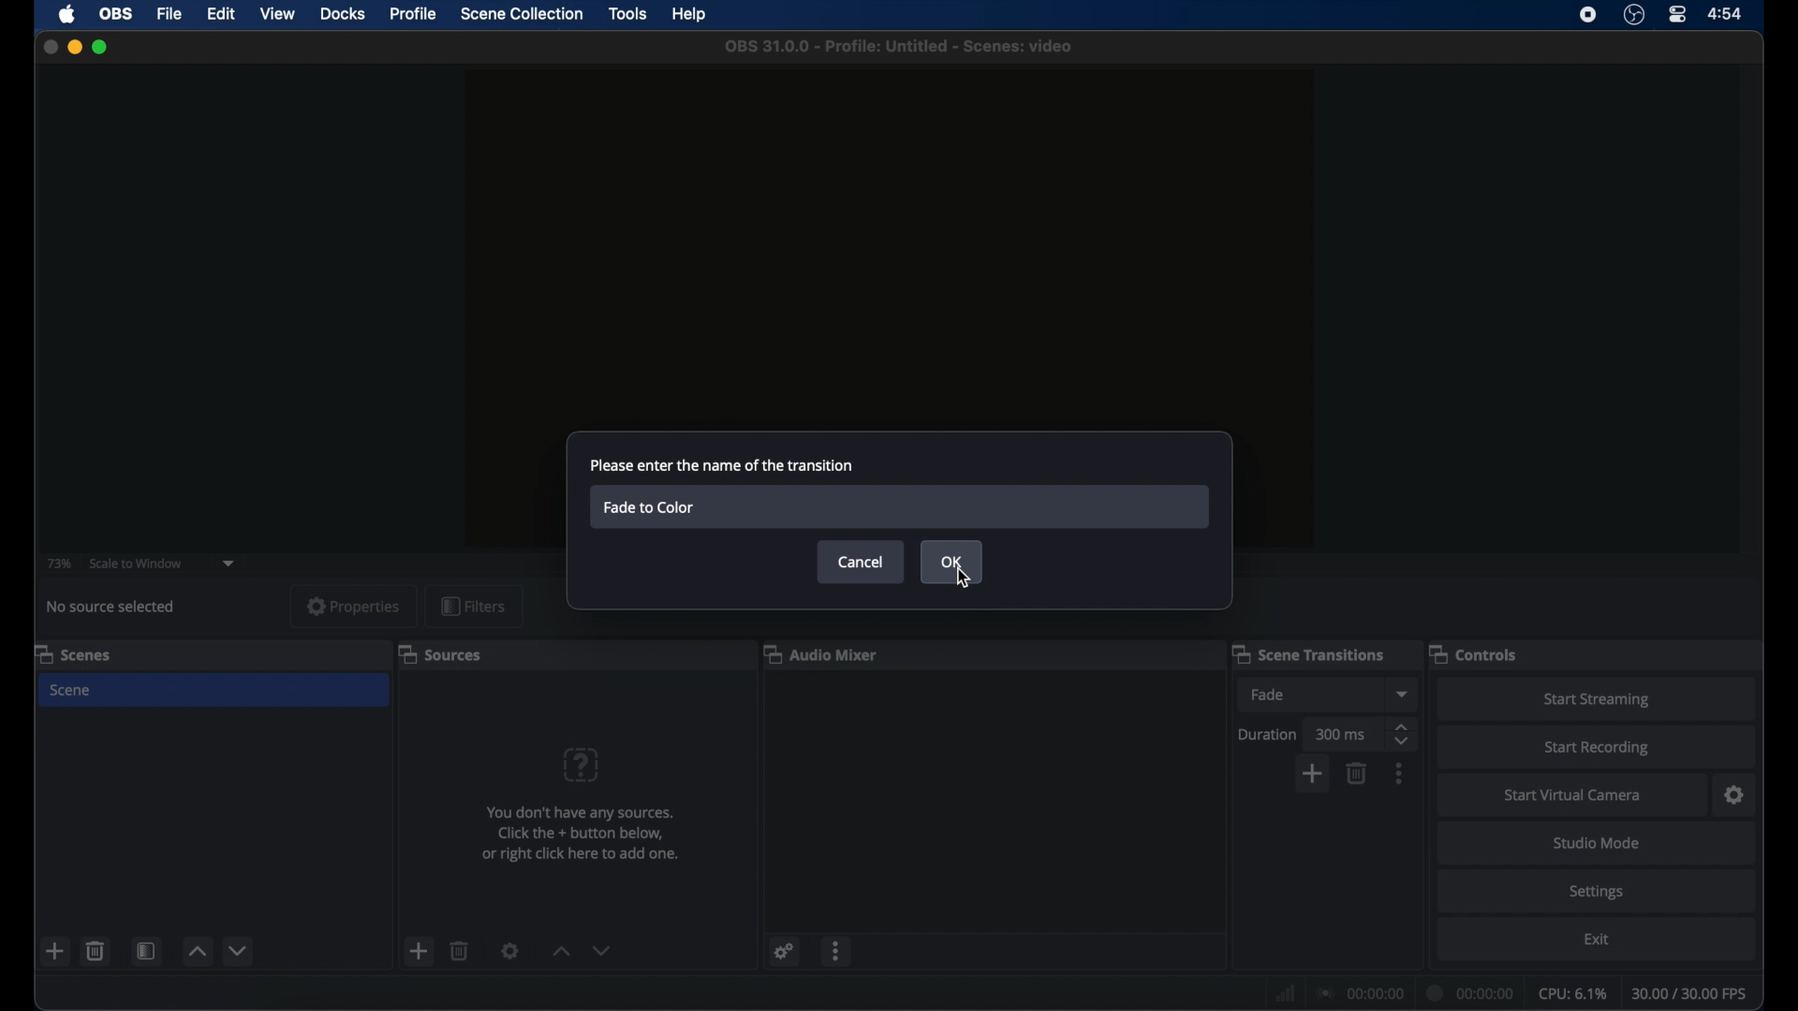 This screenshot has height=1011, width=1798. Describe the element at coordinates (1358, 993) in the screenshot. I see `connection` at that location.